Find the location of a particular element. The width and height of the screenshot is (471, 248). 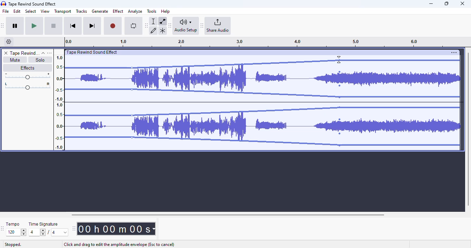

Control point is located at coordinates (340, 60).